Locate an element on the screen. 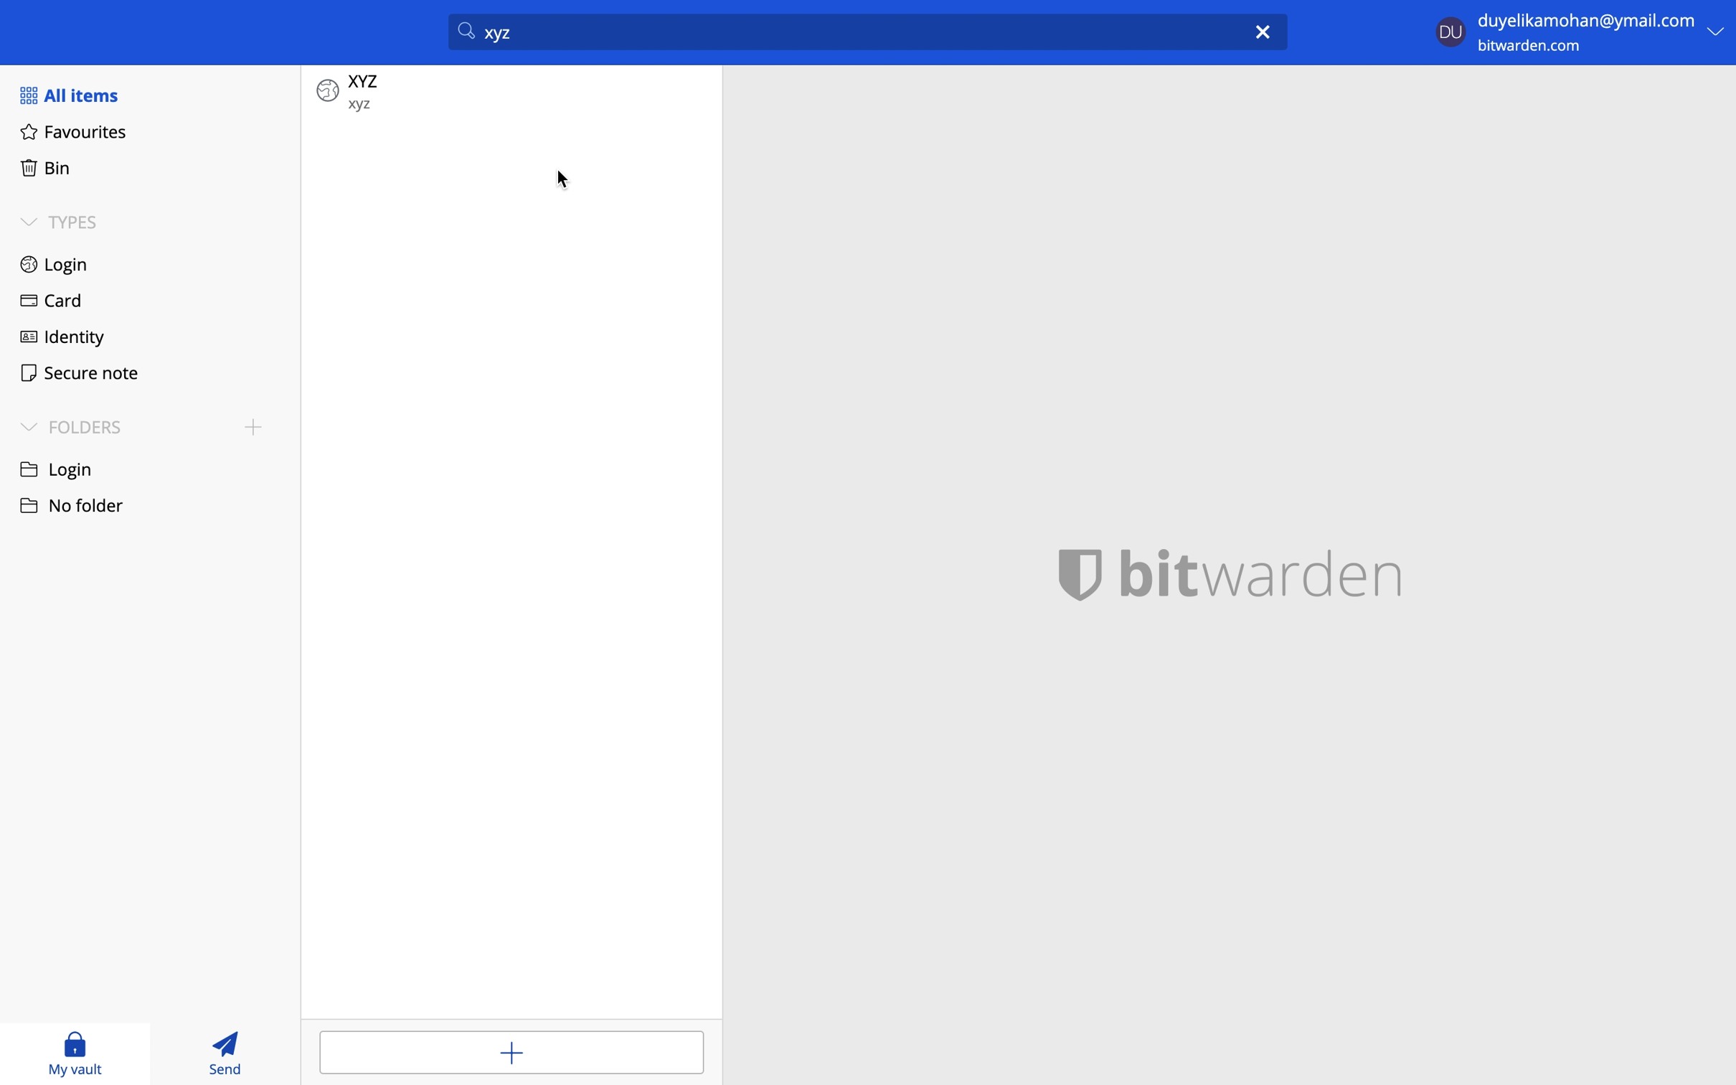 Image resolution: width=1736 pixels, height=1085 pixels. all items is located at coordinates (79, 97).